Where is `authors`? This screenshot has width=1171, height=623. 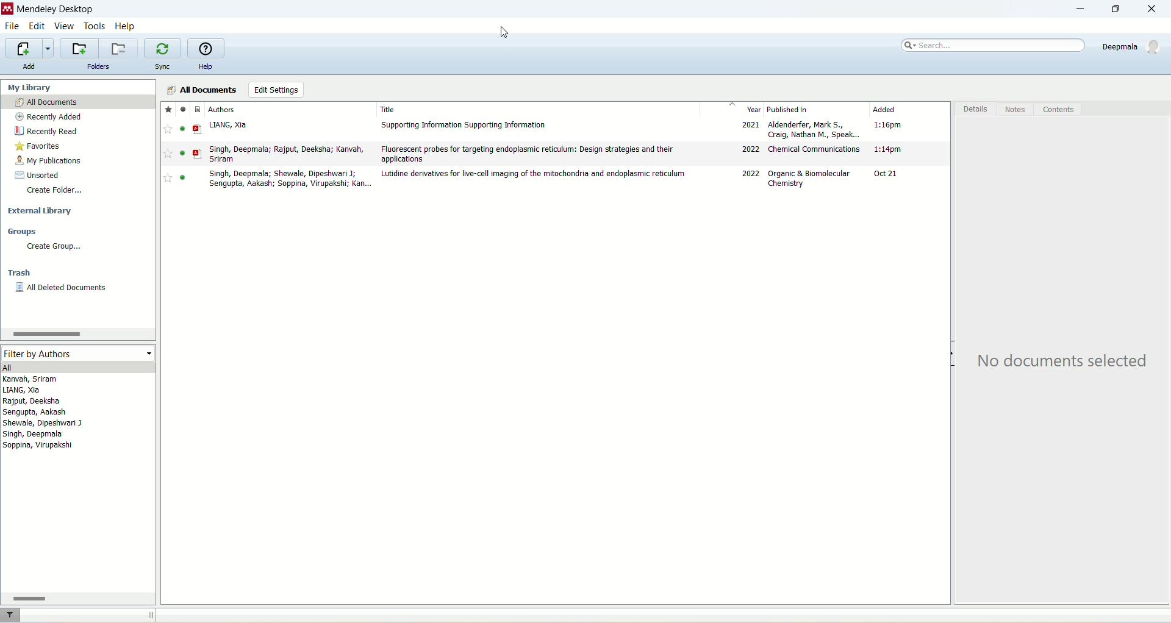
authors is located at coordinates (290, 109).